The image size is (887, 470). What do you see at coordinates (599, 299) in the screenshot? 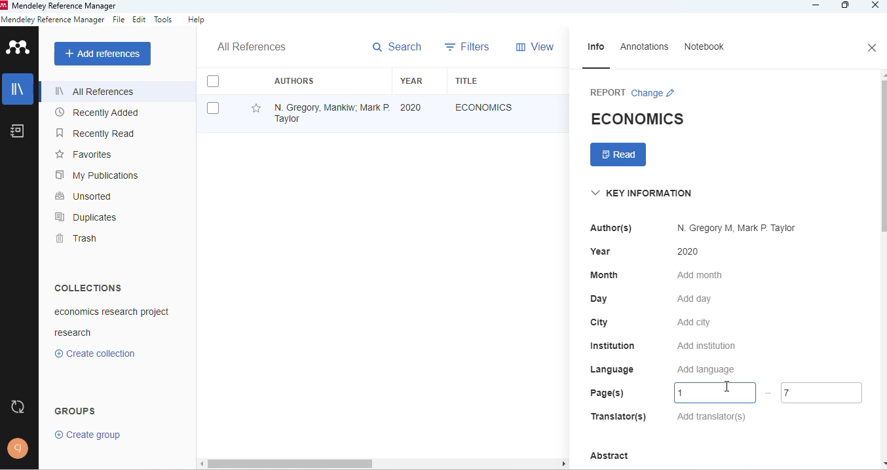
I see `day` at bounding box center [599, 299].